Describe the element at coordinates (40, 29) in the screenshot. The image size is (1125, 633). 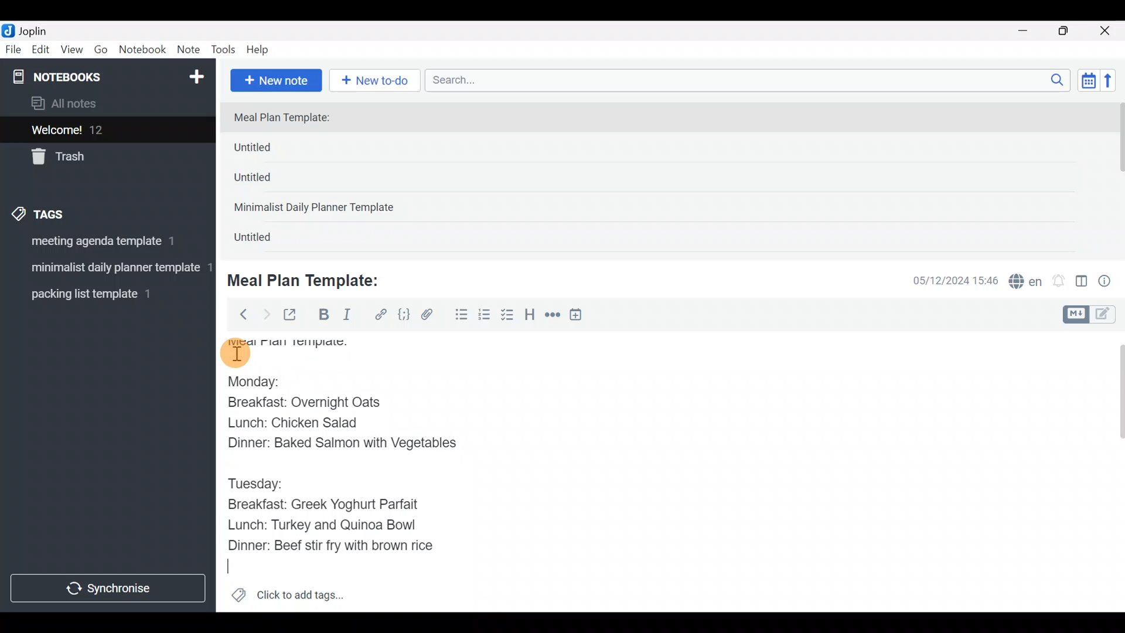
I see `Joplin` at that location.